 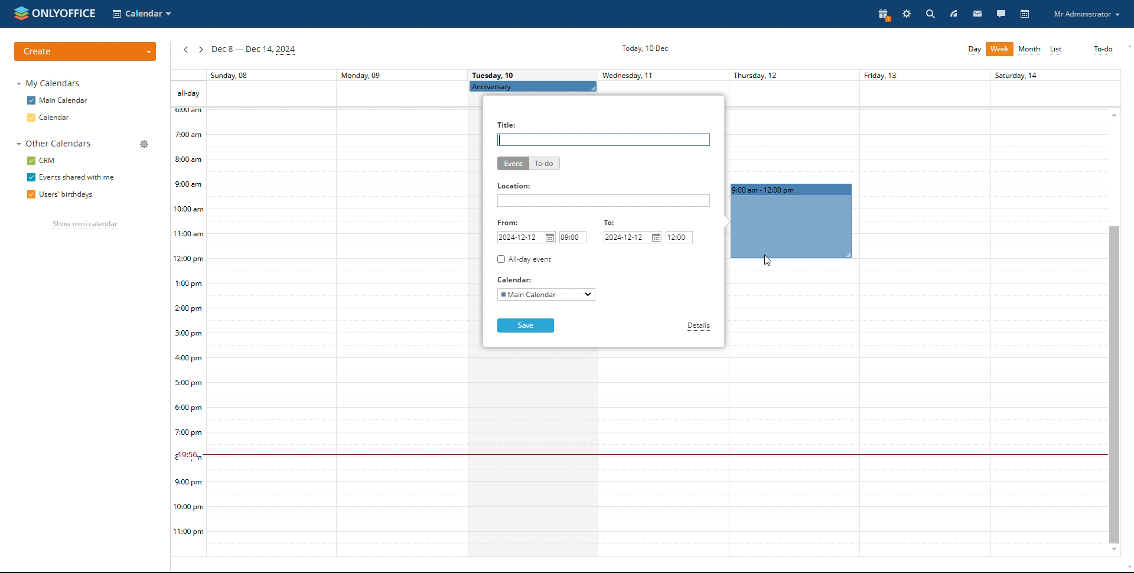 I want to click on friday, so click(x=922, y=312).